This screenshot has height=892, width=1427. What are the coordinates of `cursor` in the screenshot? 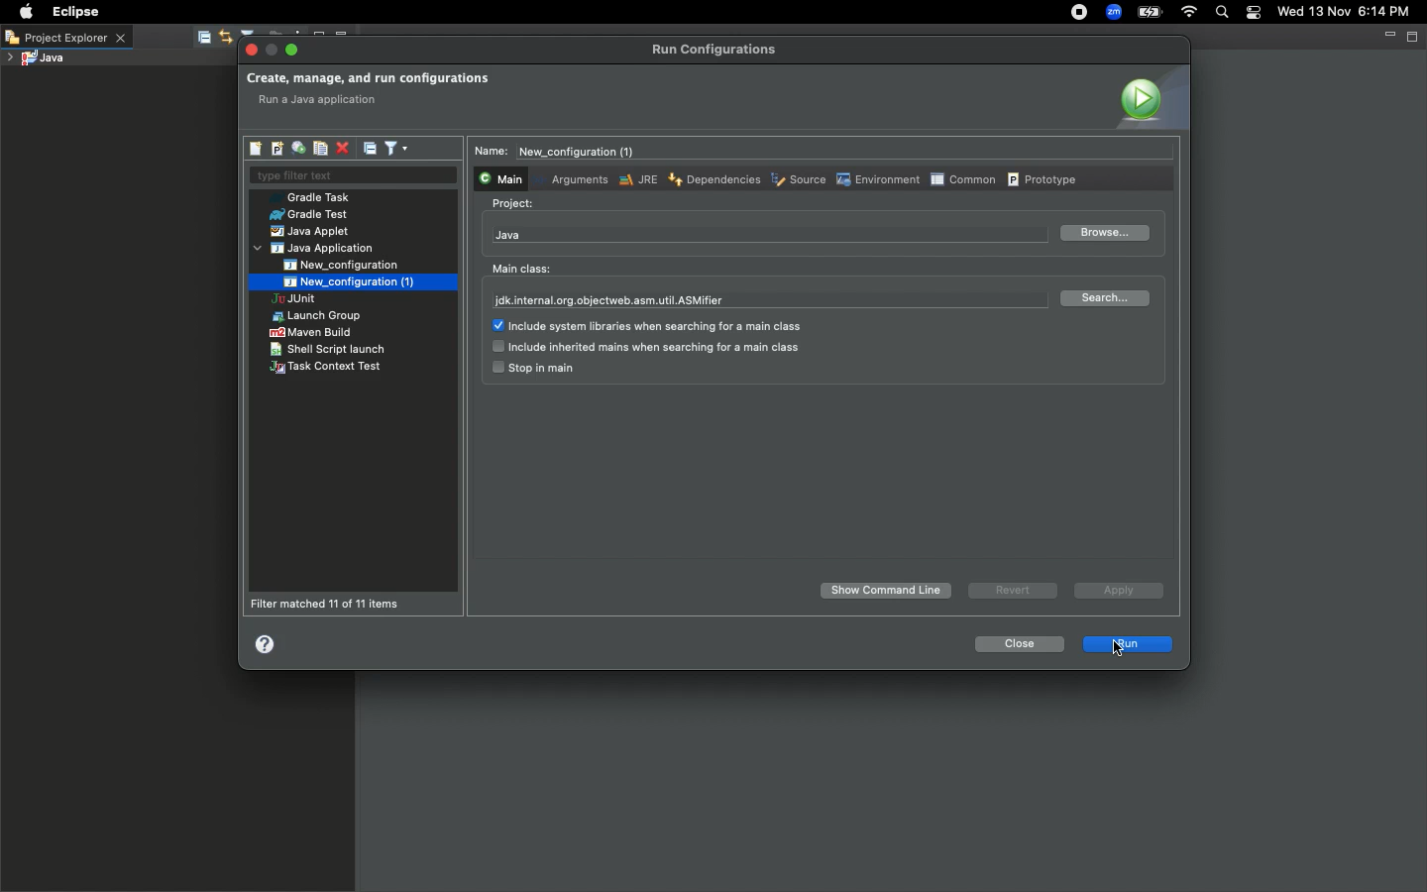 It's located at (1122, 648).